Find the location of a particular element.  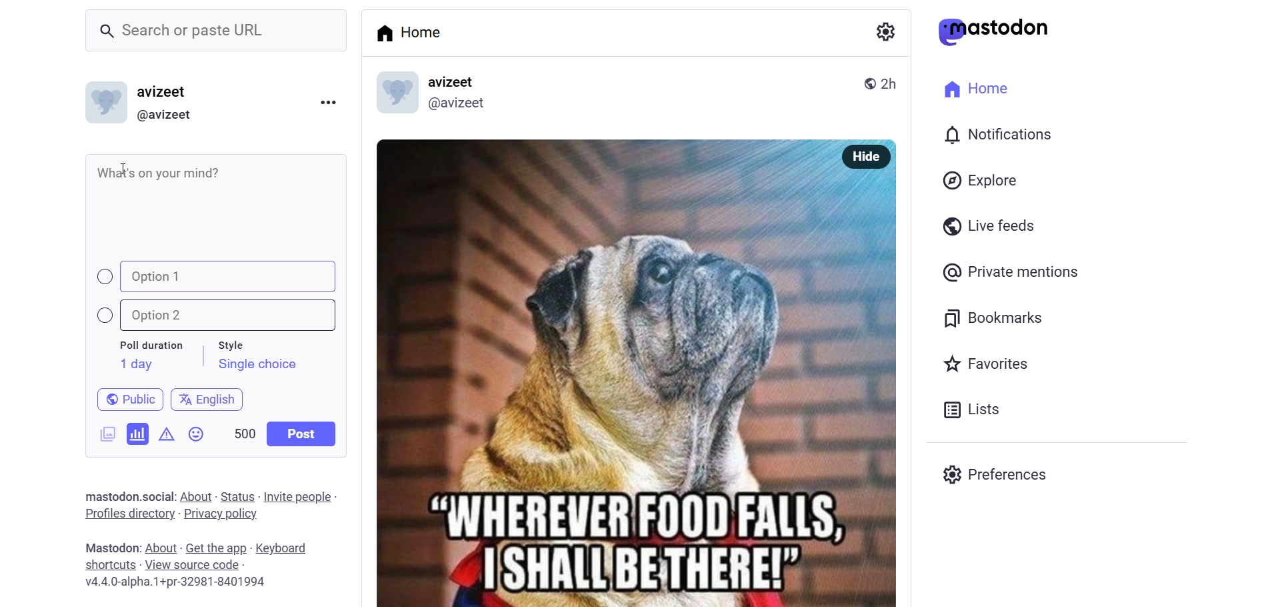

get the app is located at coordinates (217, 547).